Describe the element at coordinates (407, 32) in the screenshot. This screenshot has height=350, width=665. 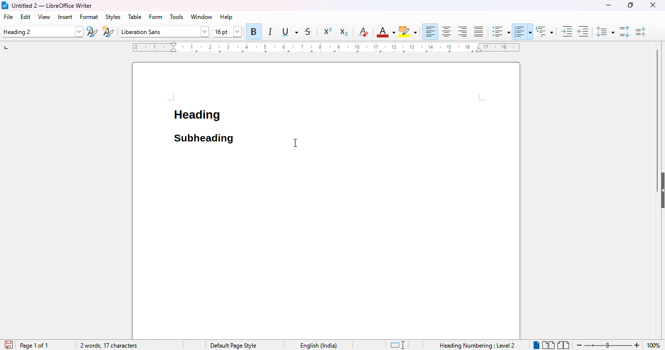
I see `character highlighting color` at that location.